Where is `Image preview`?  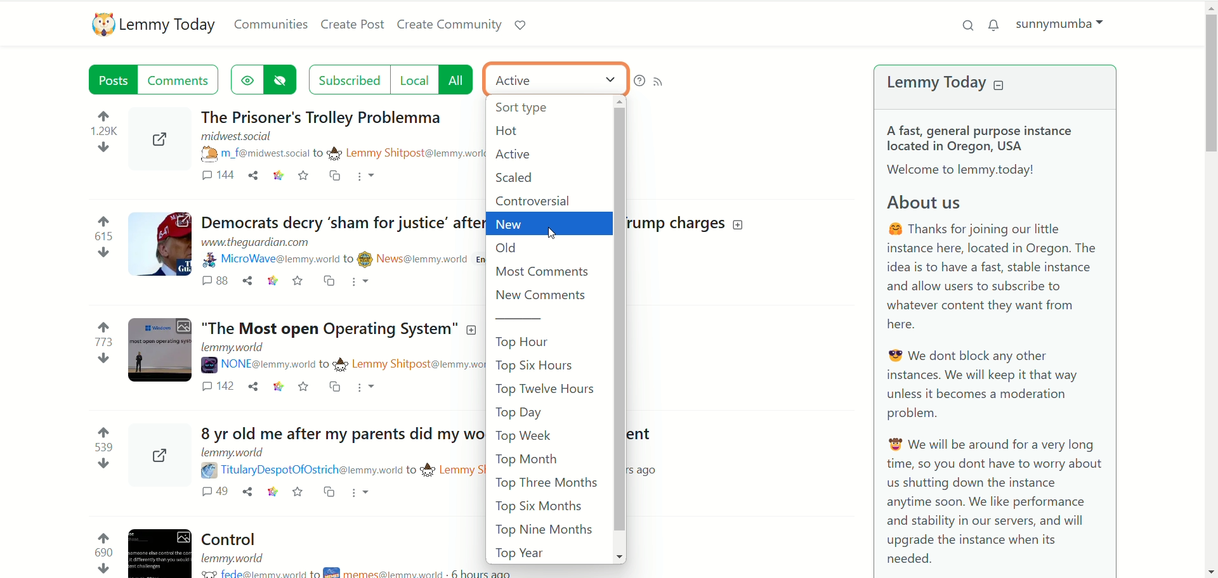 Image preview is located at coordinates (164, 143).